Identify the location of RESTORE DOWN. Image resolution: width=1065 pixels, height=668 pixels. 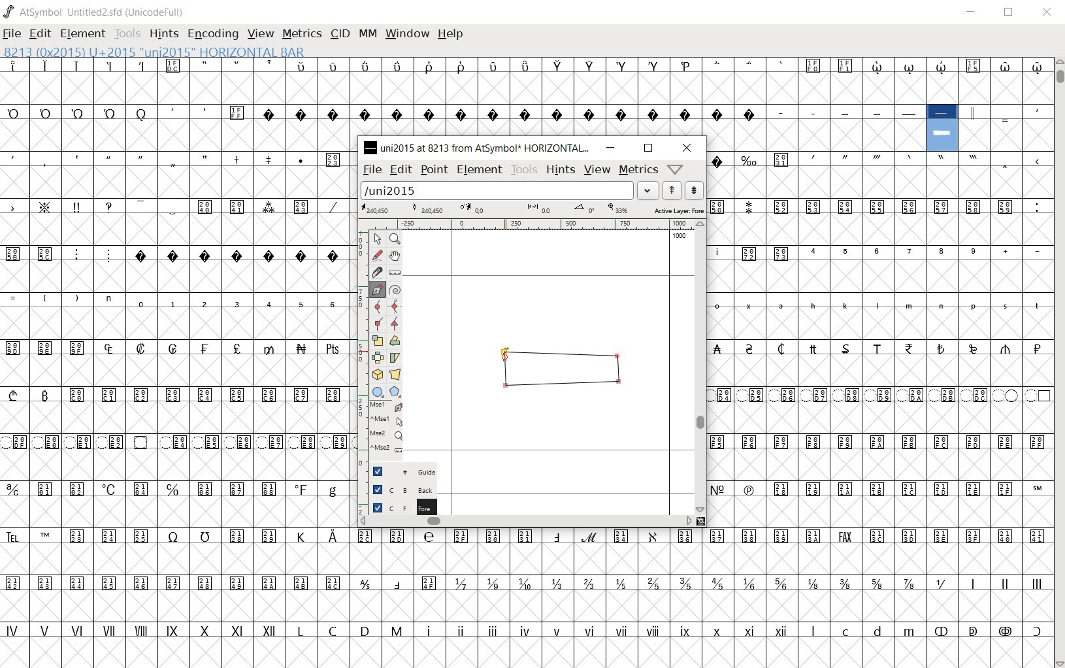
(1011, 13).